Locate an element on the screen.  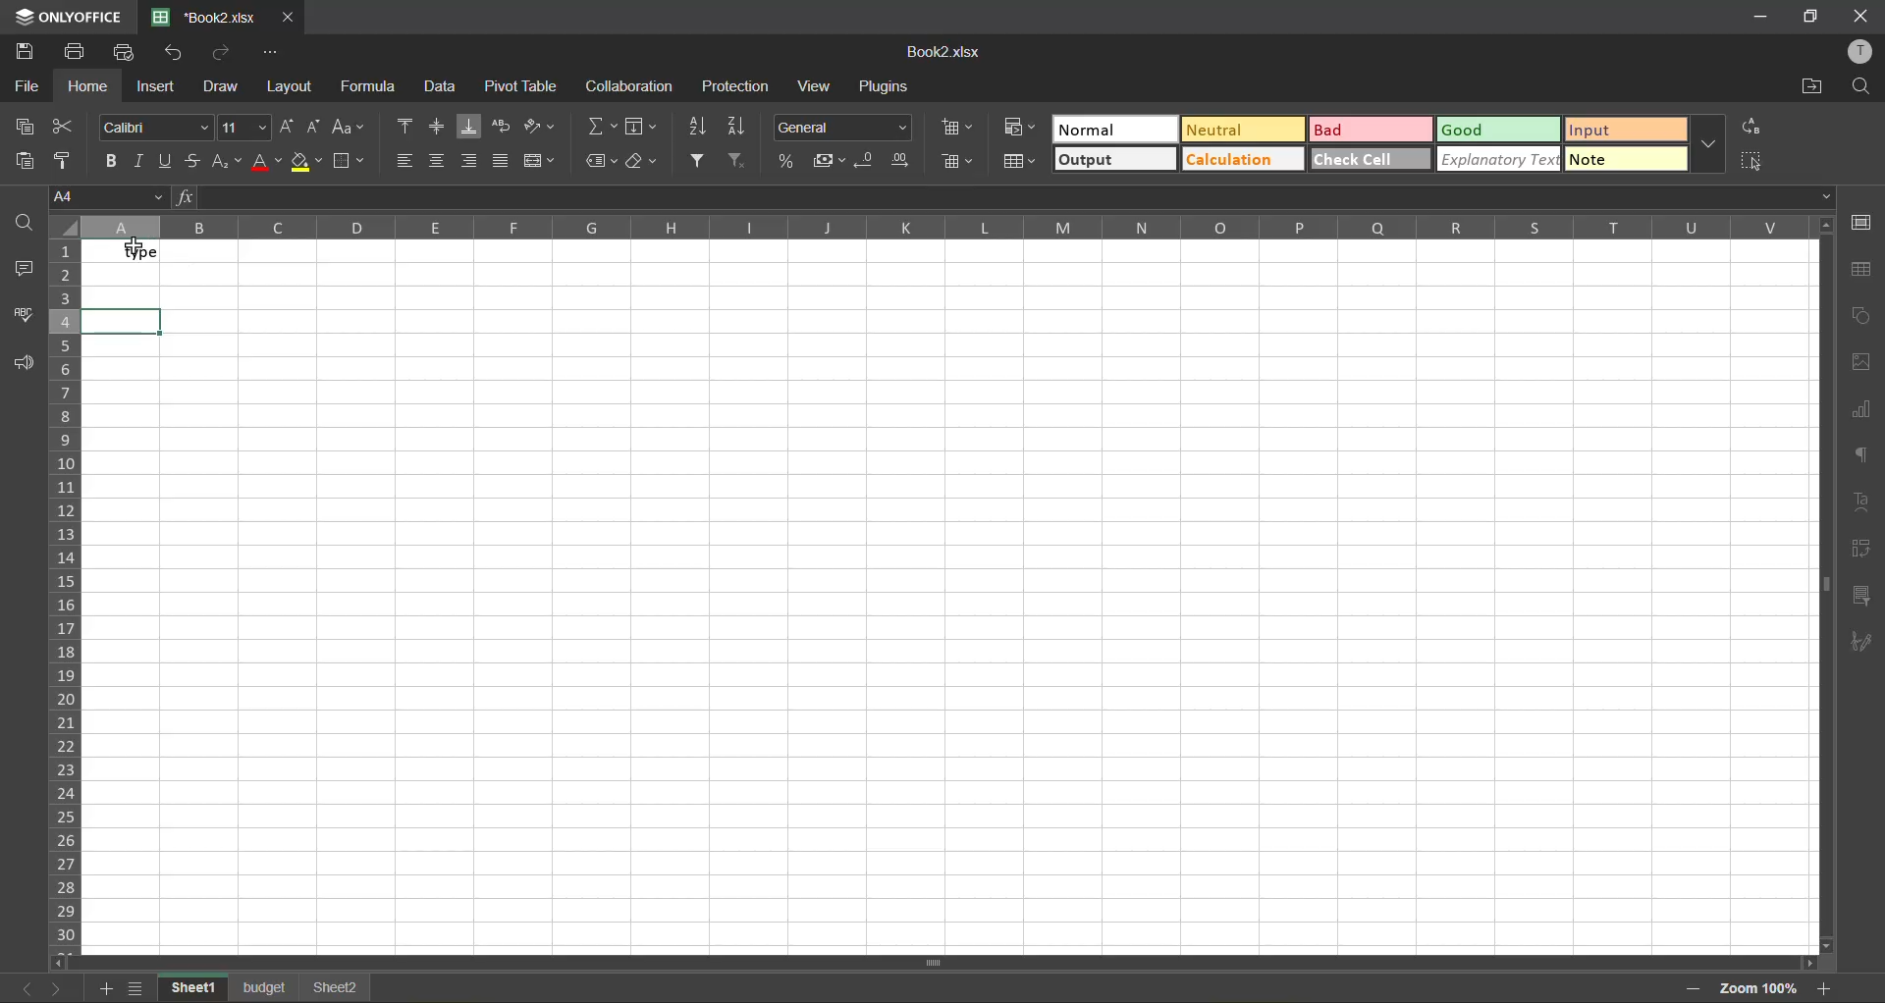
borders is located at coordinates (349, 164).